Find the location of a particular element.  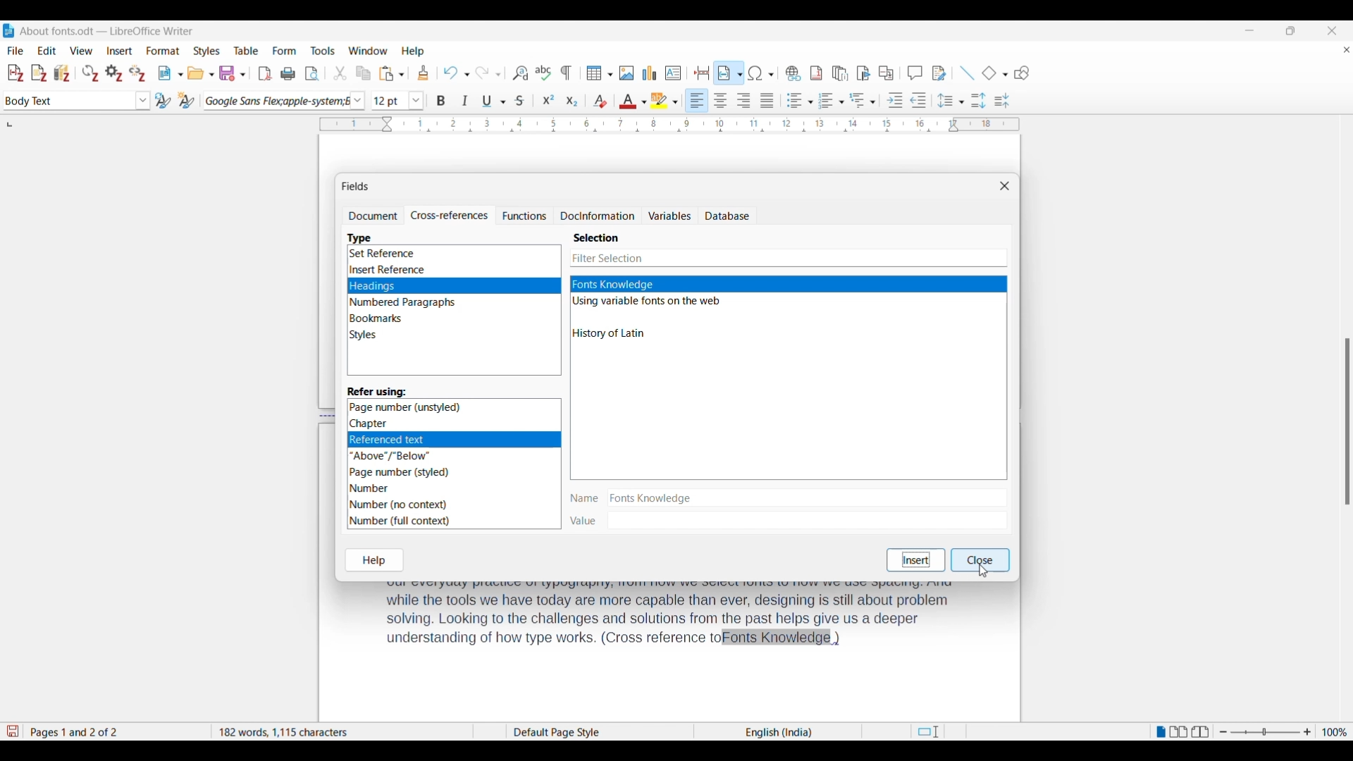

Decrease indentation is located at coordinates (919, 100).